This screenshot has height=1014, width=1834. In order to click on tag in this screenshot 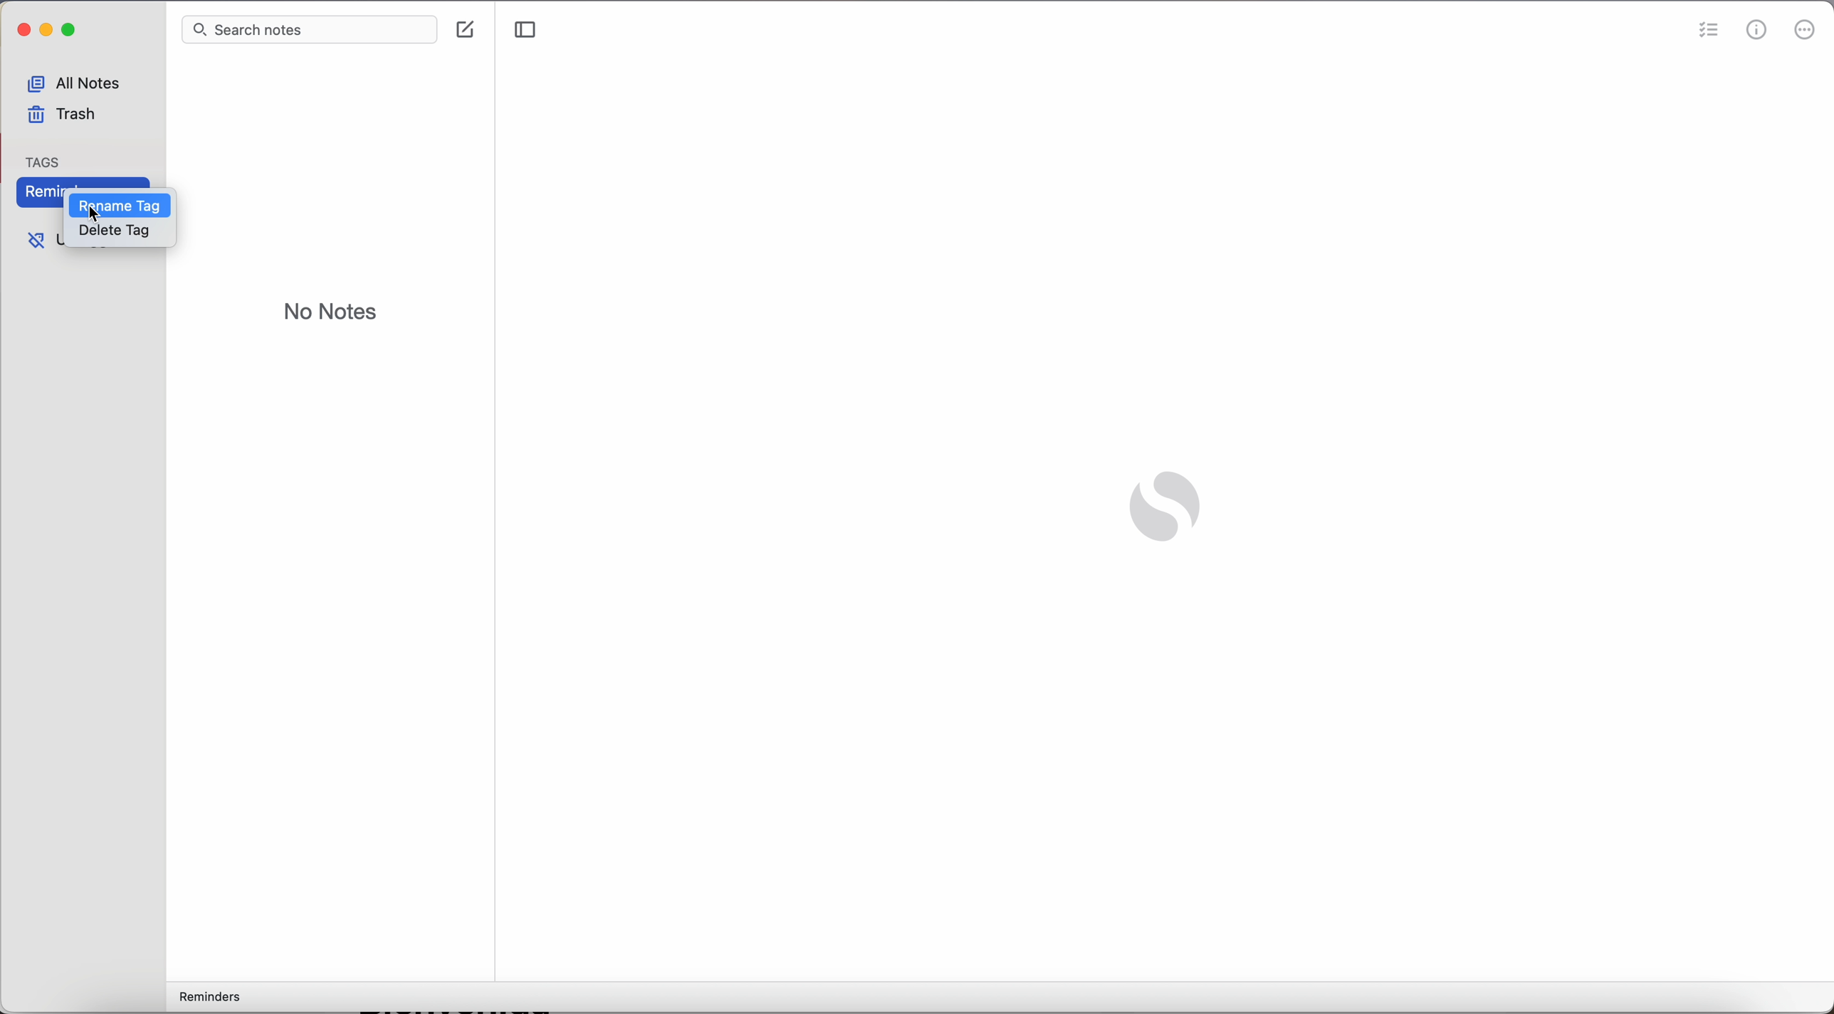, I will do `click(46, 157)`.